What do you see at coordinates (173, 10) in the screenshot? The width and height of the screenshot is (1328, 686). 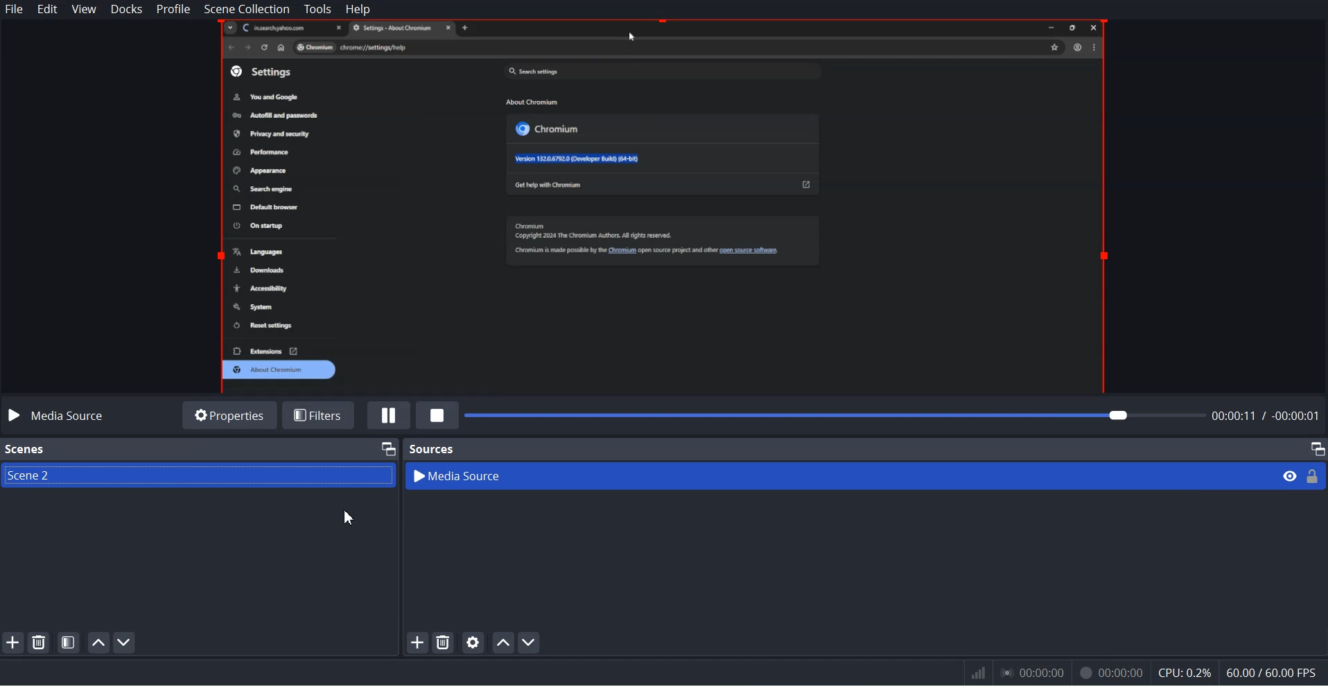 I see `Profile` at bounding box center [173, 10].